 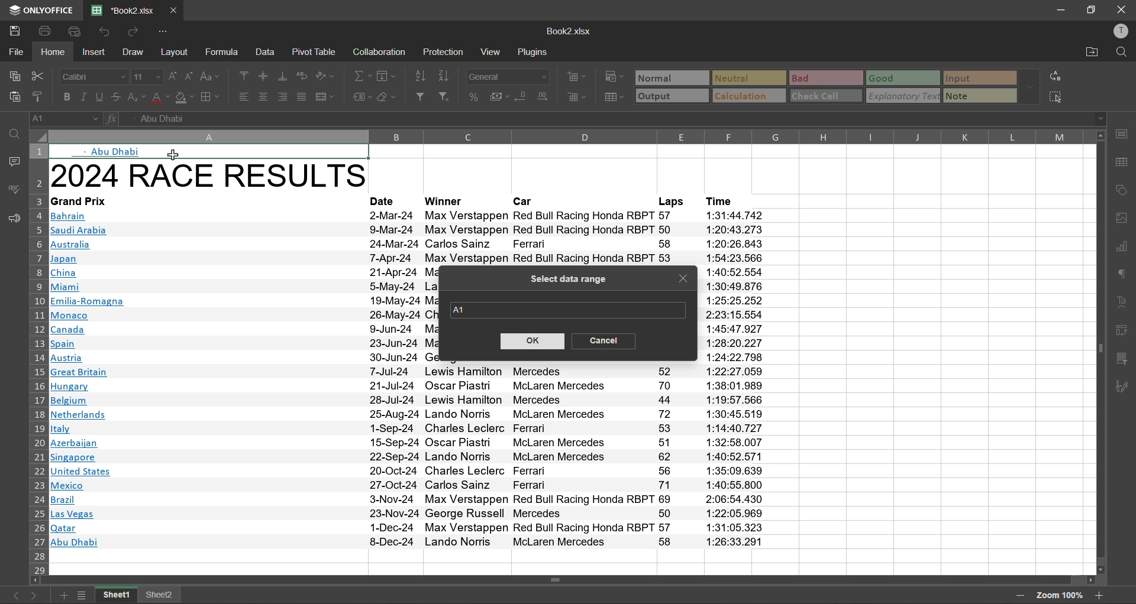 What do you see at coordinates (246, 77) in the screenshot?
I see `align top` at bounding box center [246, 77].